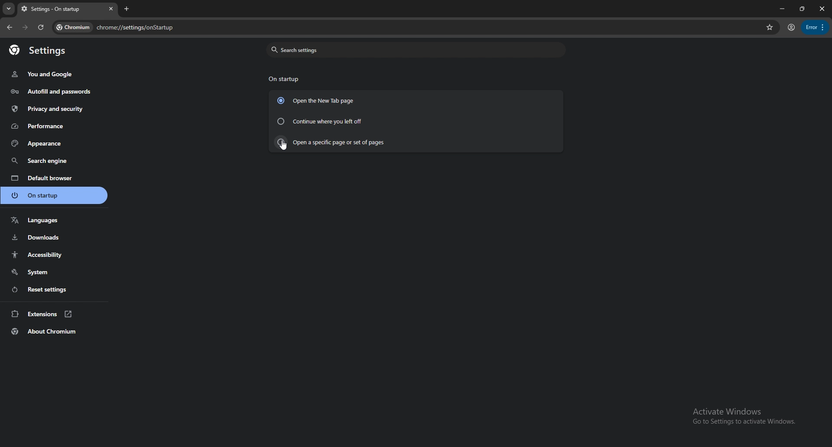 The image size is (832, 447). I want to click on default browser, so click(54, 178).